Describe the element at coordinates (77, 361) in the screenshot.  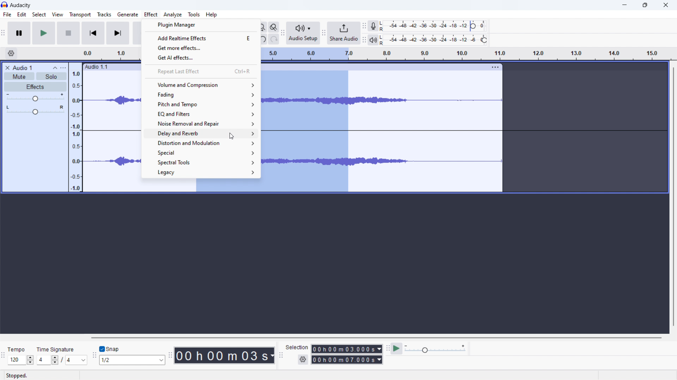
I see `4` at that location.